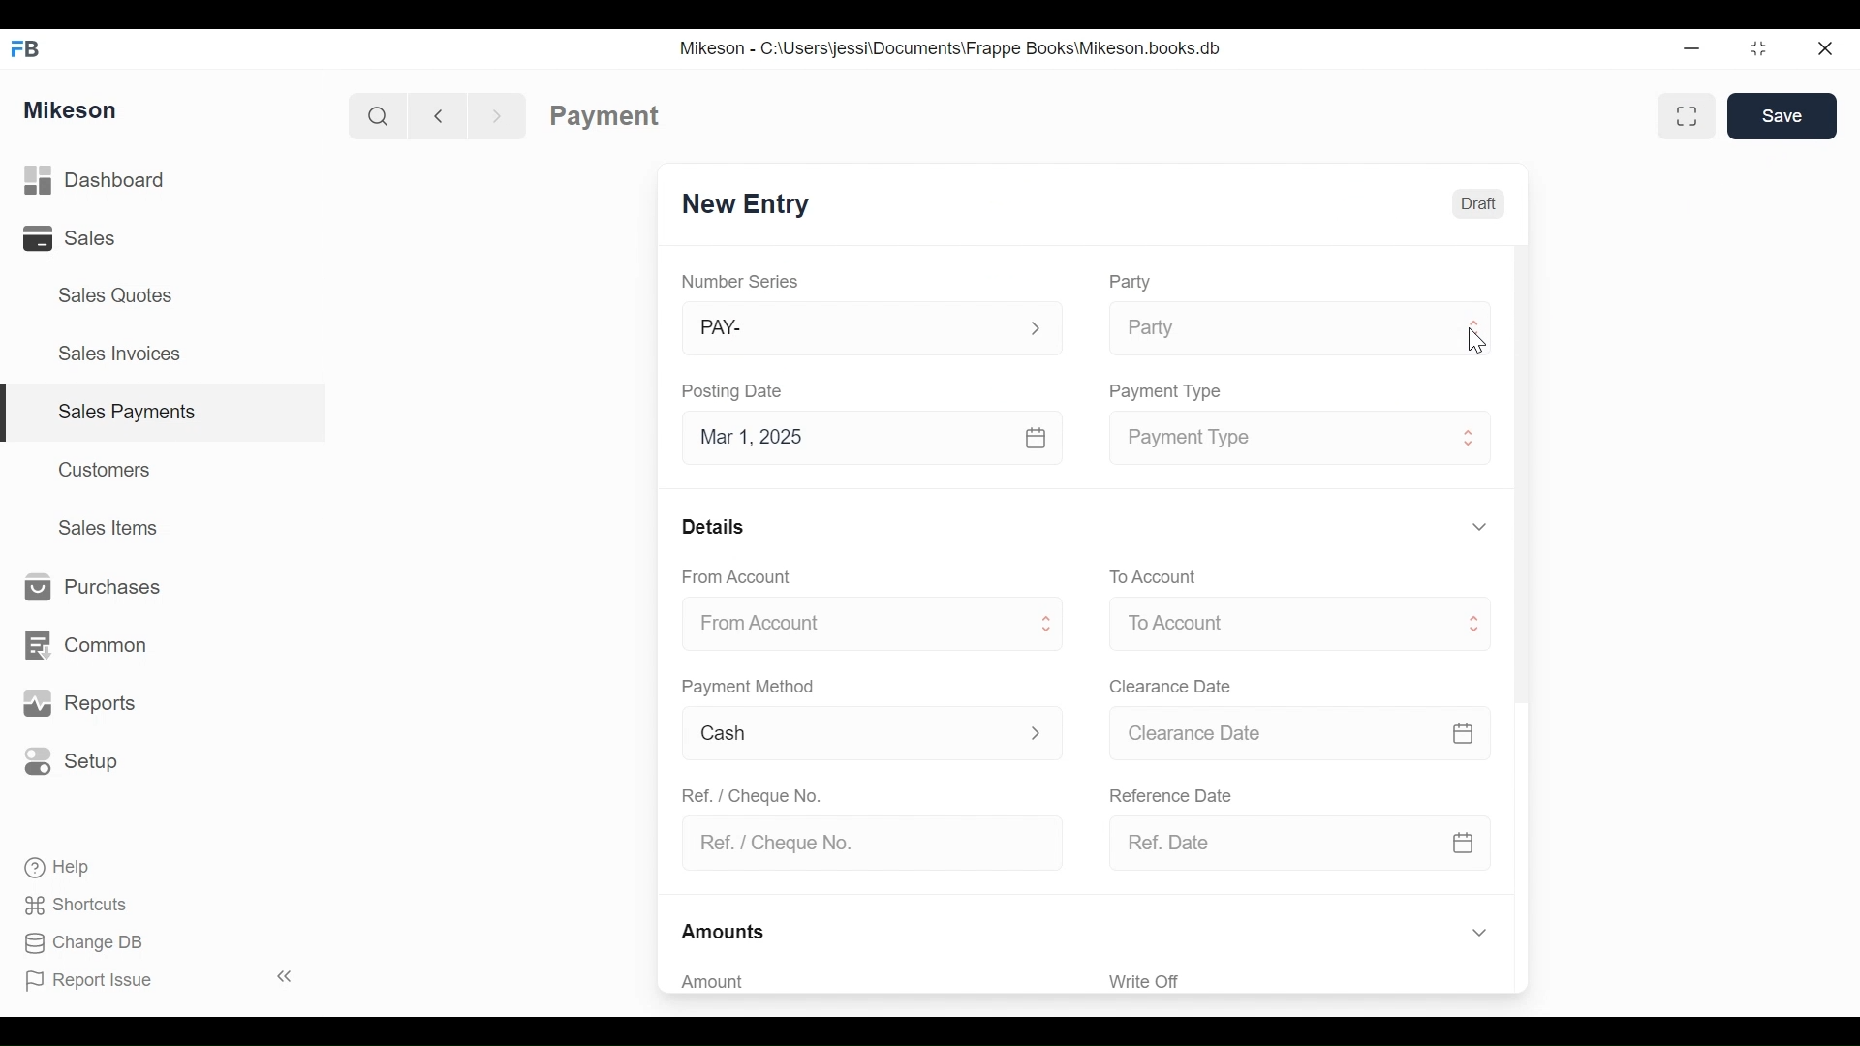 The height and width of the screenshot is (1046, 1860). I want to click on Sales Items, so click(117, 529).